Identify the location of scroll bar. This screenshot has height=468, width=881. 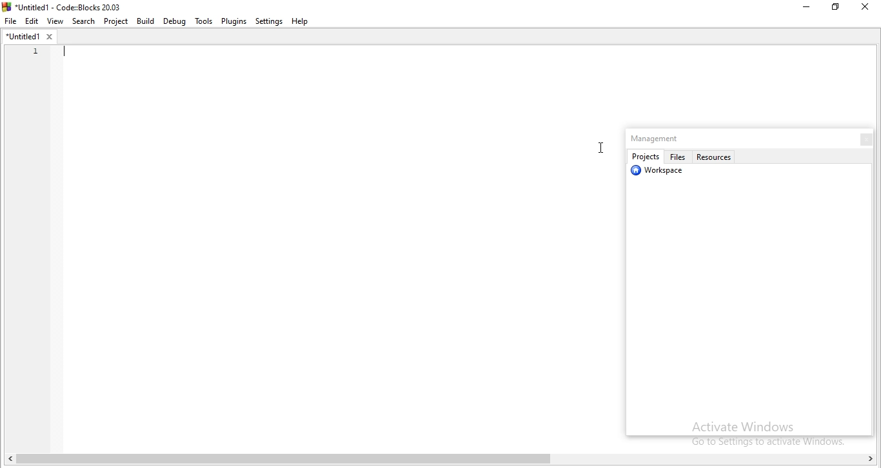
(444, 460).